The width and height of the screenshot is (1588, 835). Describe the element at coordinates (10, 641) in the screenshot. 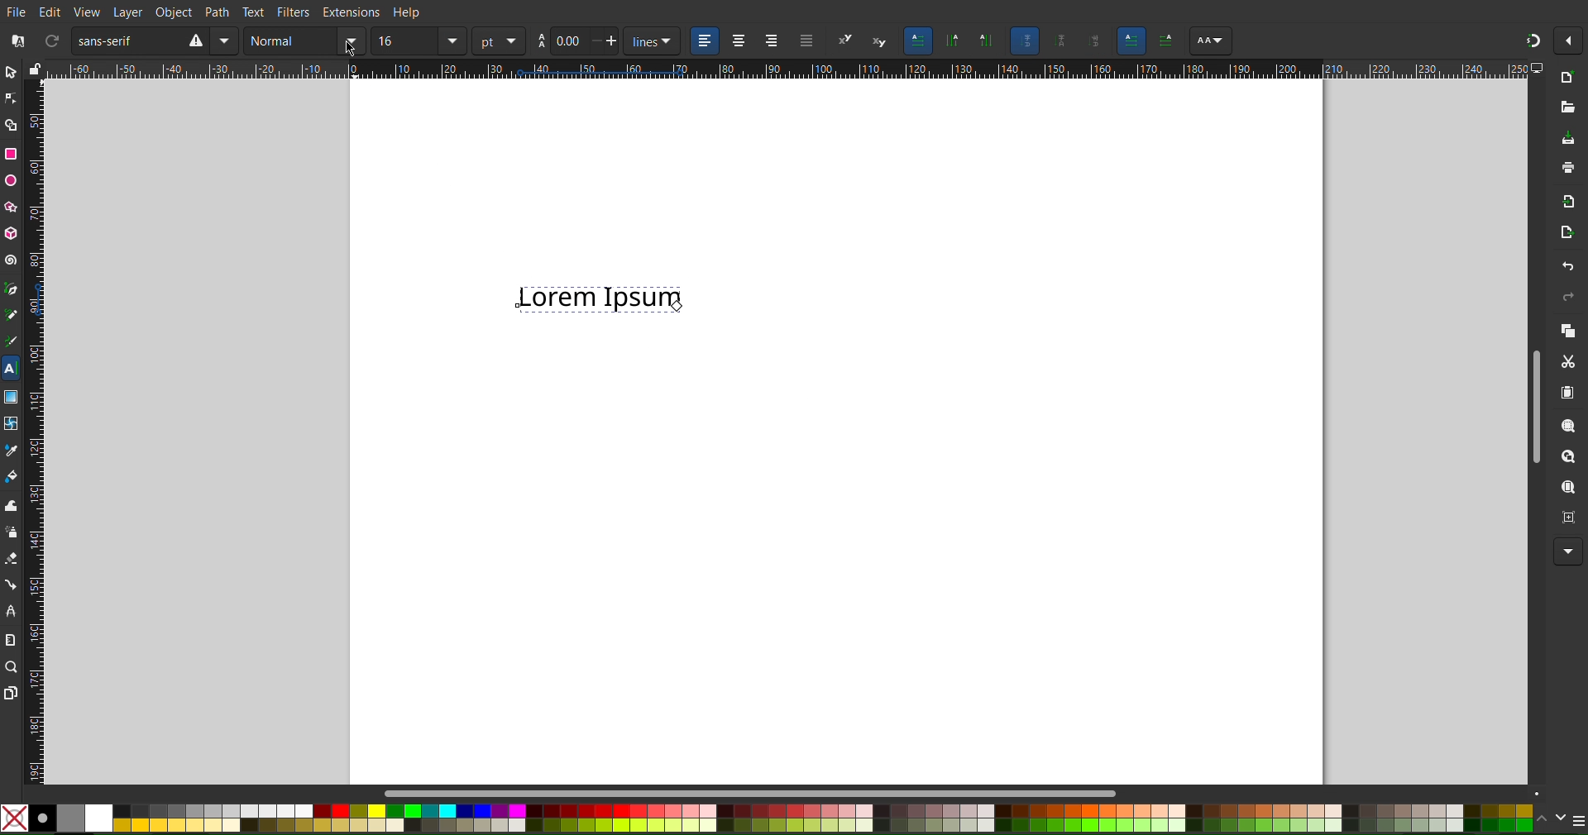

I see `Measure` at that location.